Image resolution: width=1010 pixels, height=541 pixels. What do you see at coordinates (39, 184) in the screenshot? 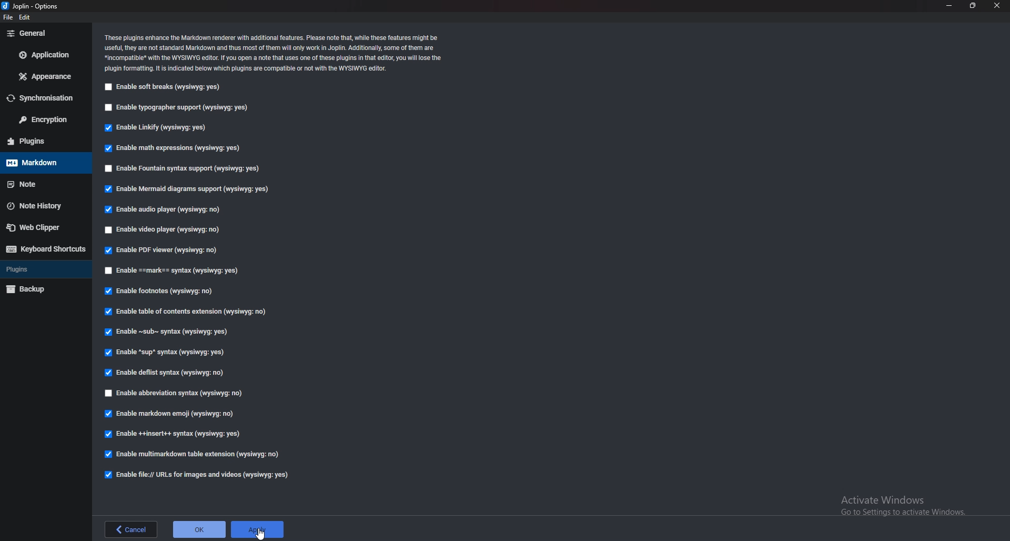
I see `note` at bounding box center [39, 184].